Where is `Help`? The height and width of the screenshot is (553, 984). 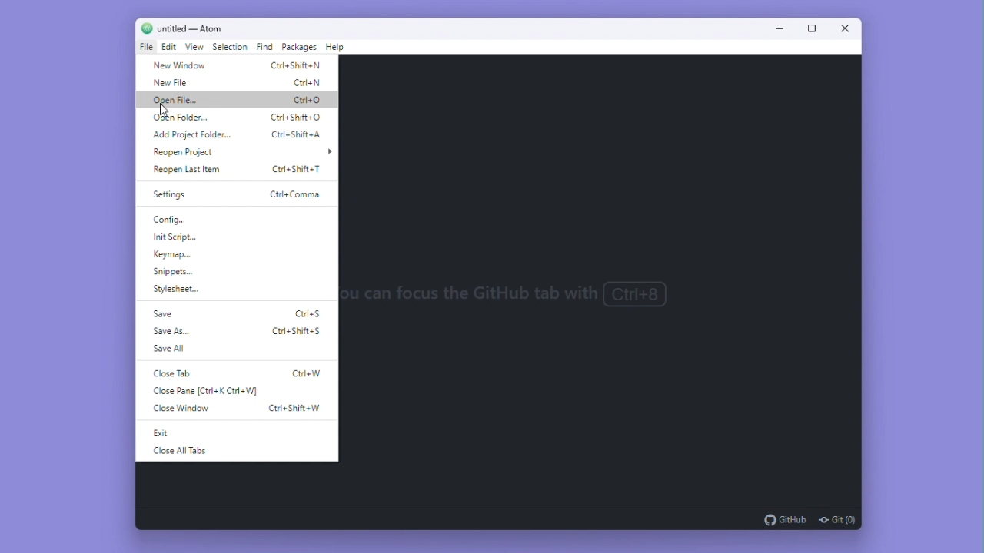 Help is located at coordinates (336, 49).